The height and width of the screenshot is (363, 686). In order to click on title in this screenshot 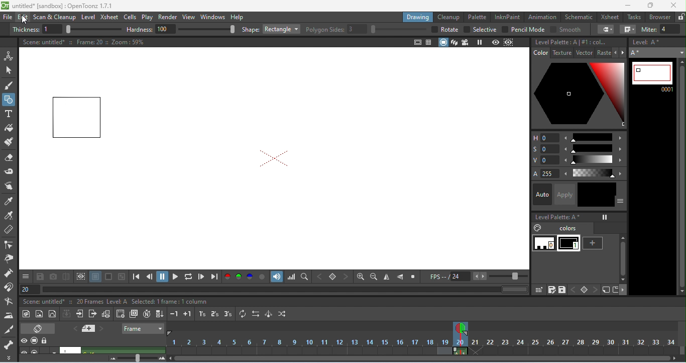, I will do `click(58, 5)`.